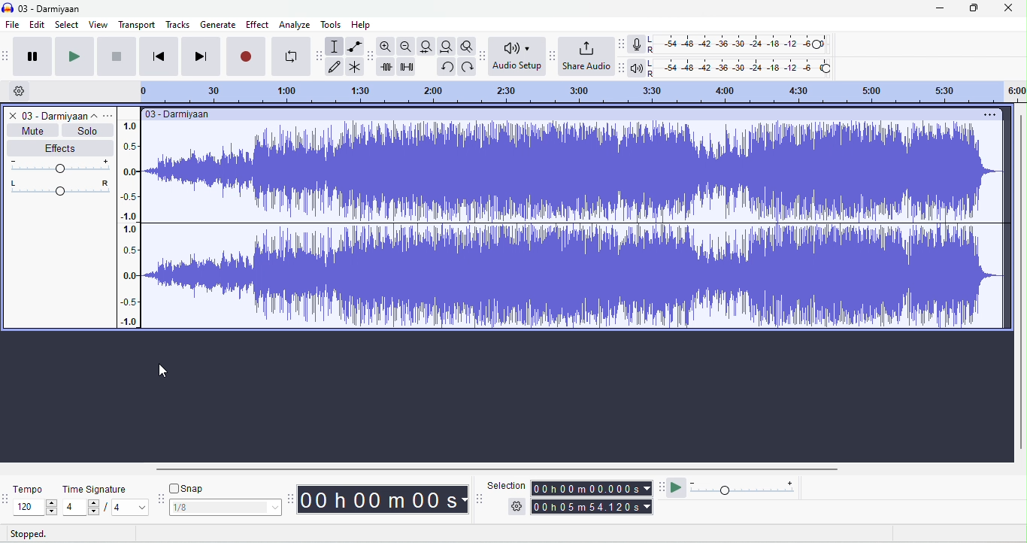  I want to click on generate, so click(217, 24).